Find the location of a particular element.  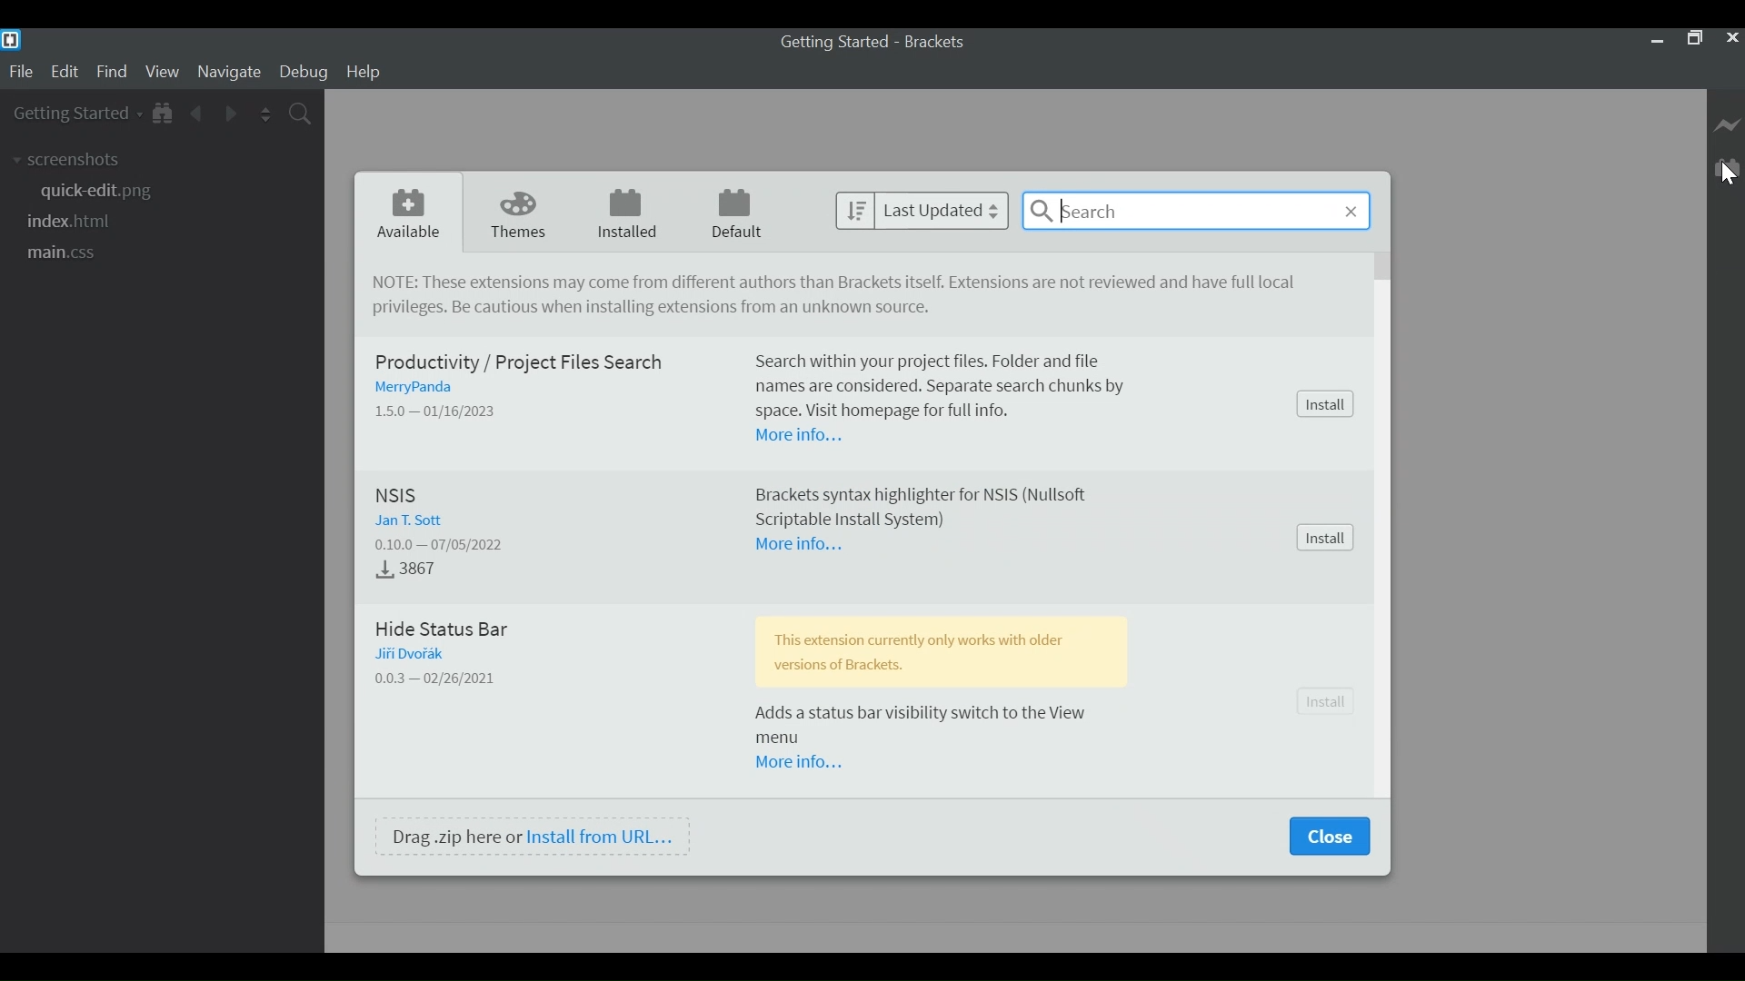

Author is located at coordinates (414, 521).